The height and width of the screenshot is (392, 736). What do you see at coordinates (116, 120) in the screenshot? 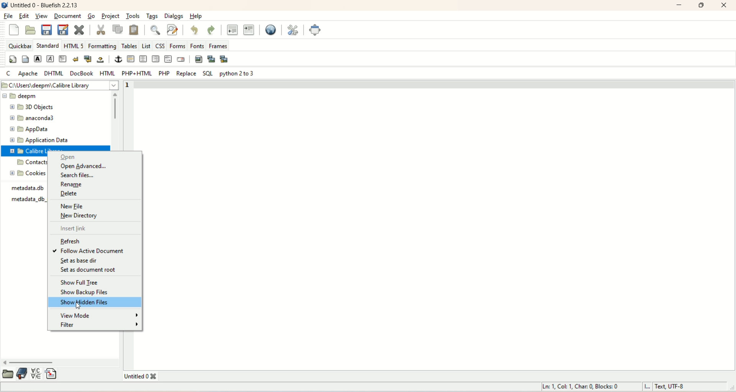
I see `vertical scroll bar` at bounding box center [116, 120].